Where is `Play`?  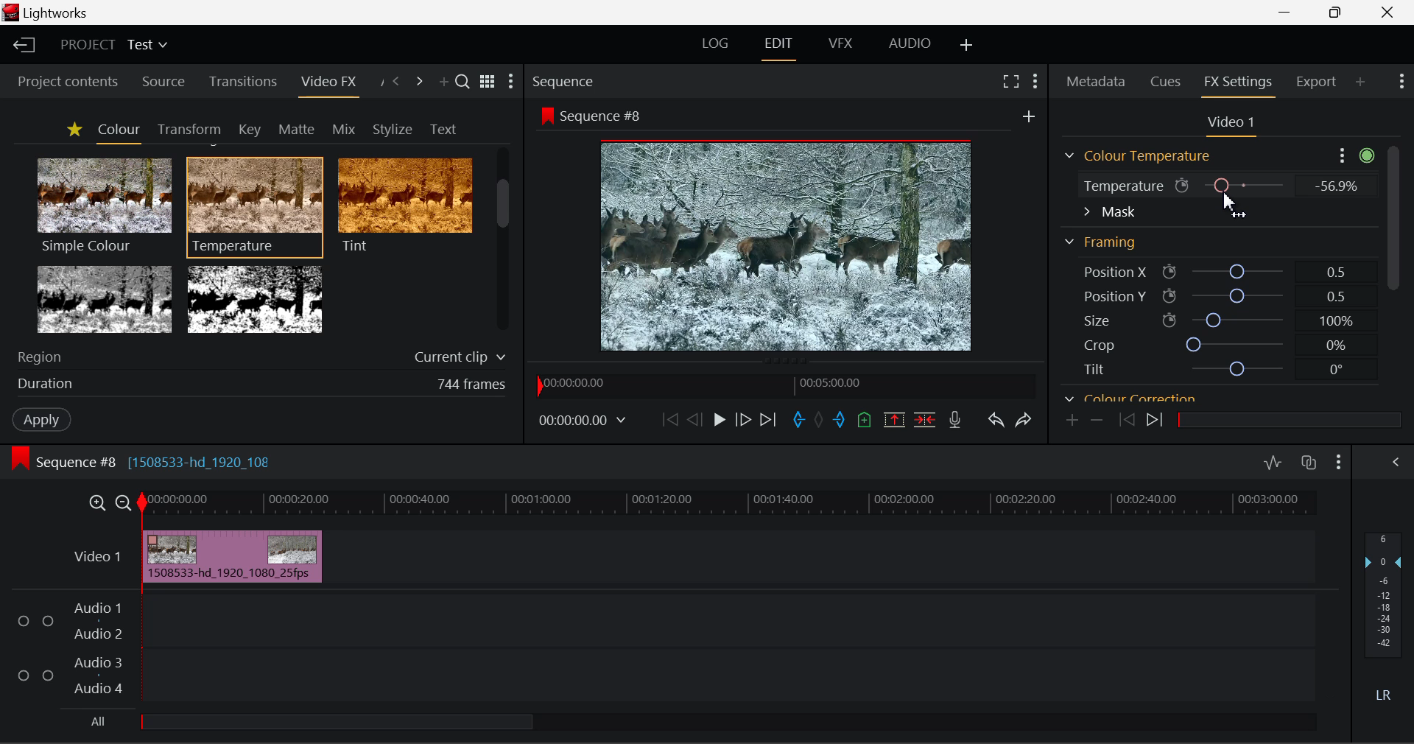
Play is located at coordinates (720, 422).